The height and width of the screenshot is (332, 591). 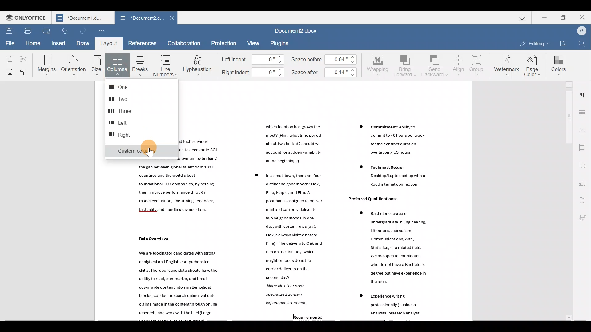 I want to click on Breaks, so click(x=140, y=66).